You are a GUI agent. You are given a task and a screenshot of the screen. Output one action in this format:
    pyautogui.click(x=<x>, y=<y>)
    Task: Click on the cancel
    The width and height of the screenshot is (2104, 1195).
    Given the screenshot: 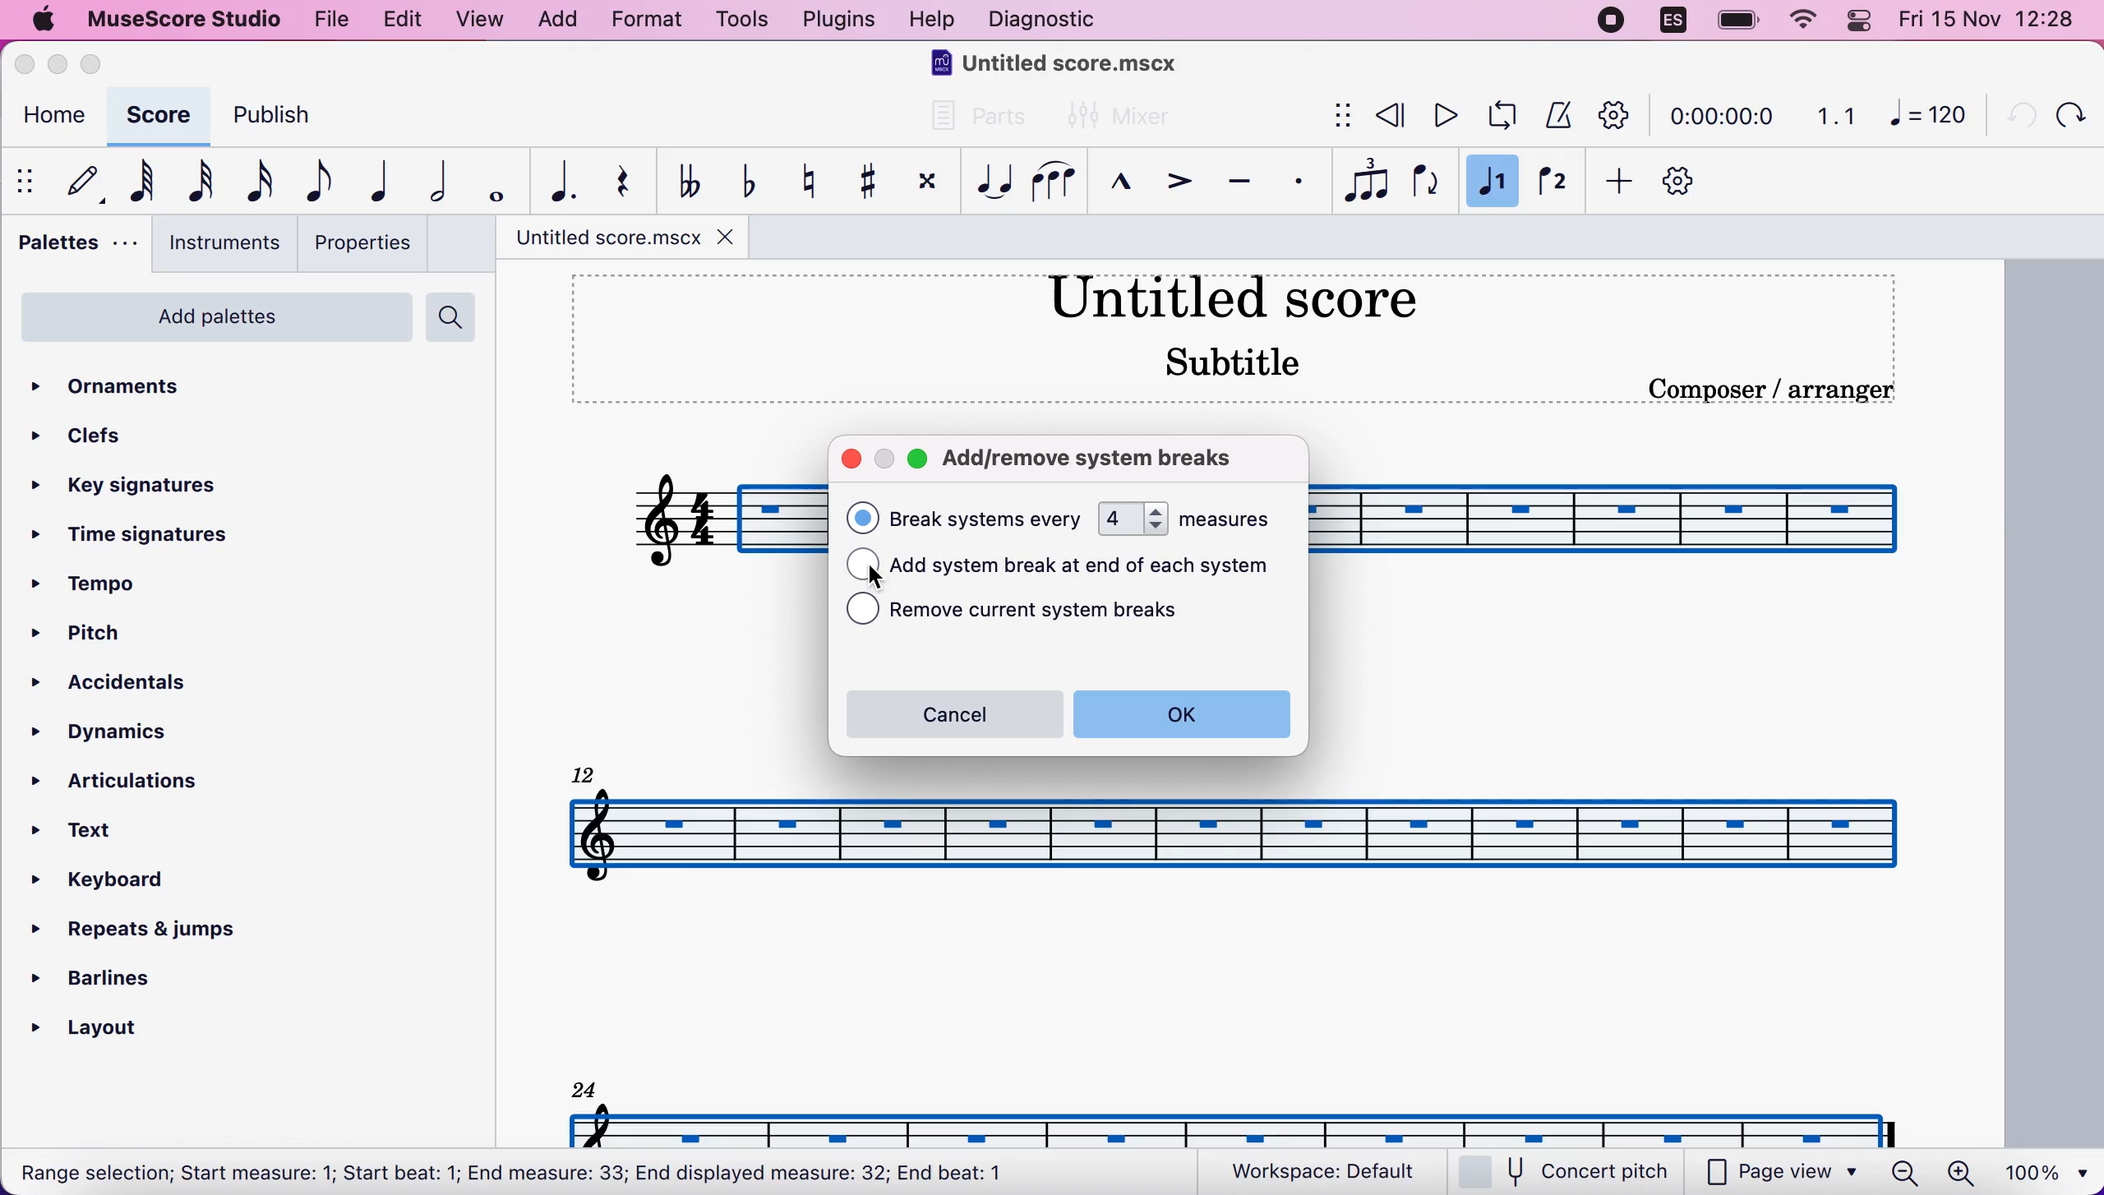 What is the action you would take?
    pyautogui.click(x=952, y=714)
    